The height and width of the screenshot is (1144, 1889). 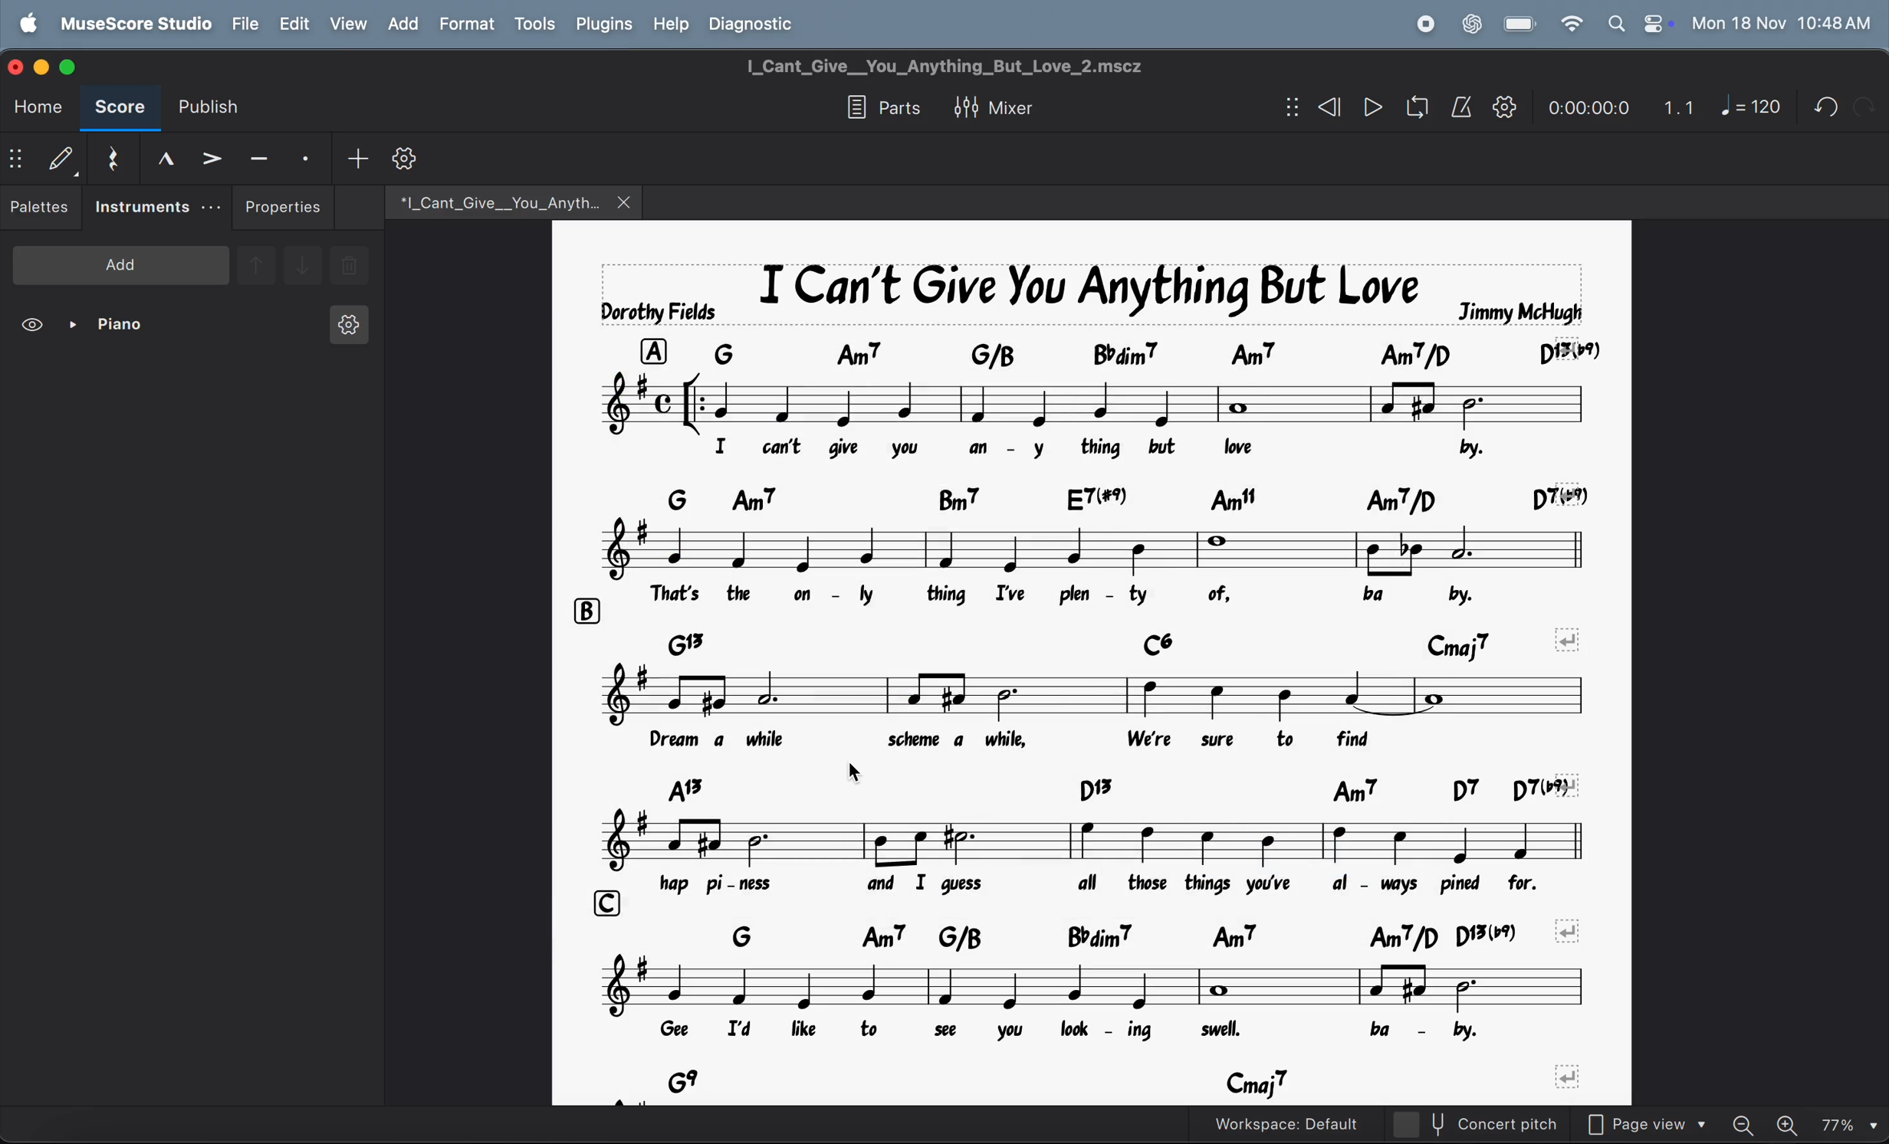 What do you see at coordinates (1121, 493) in the screenshot?
I see `chord symbols` at bounding box center [1121, 493].